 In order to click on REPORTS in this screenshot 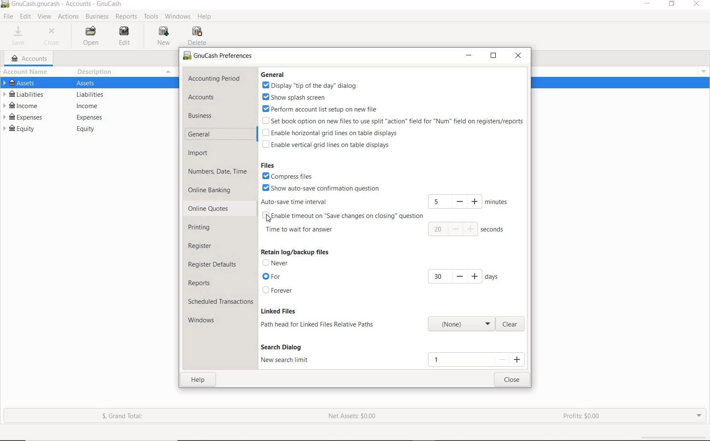, I will do `click(126, 17)`.